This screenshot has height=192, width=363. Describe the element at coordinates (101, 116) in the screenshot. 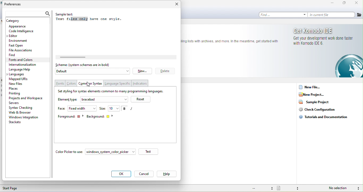

I see `background` at that location.